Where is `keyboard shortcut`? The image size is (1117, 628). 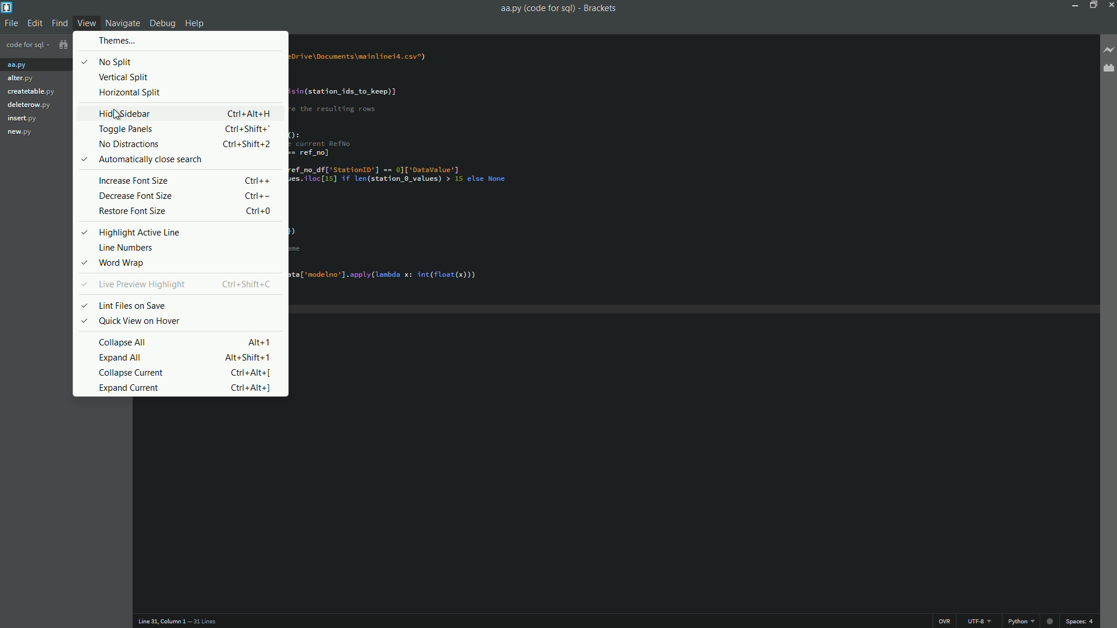 keyboard shortcut is located at coordinates (250, 114).